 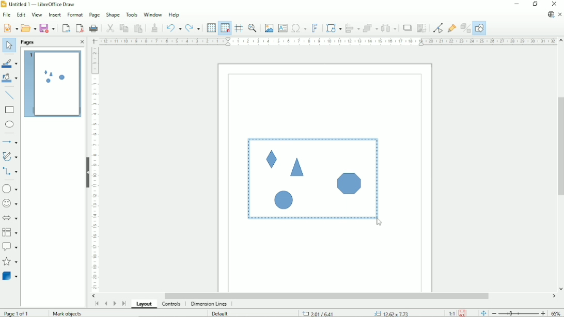 What do you see at coordinates (518, 4) in the screenshot?
I see `Minimize` at bounding box center [518, 4].